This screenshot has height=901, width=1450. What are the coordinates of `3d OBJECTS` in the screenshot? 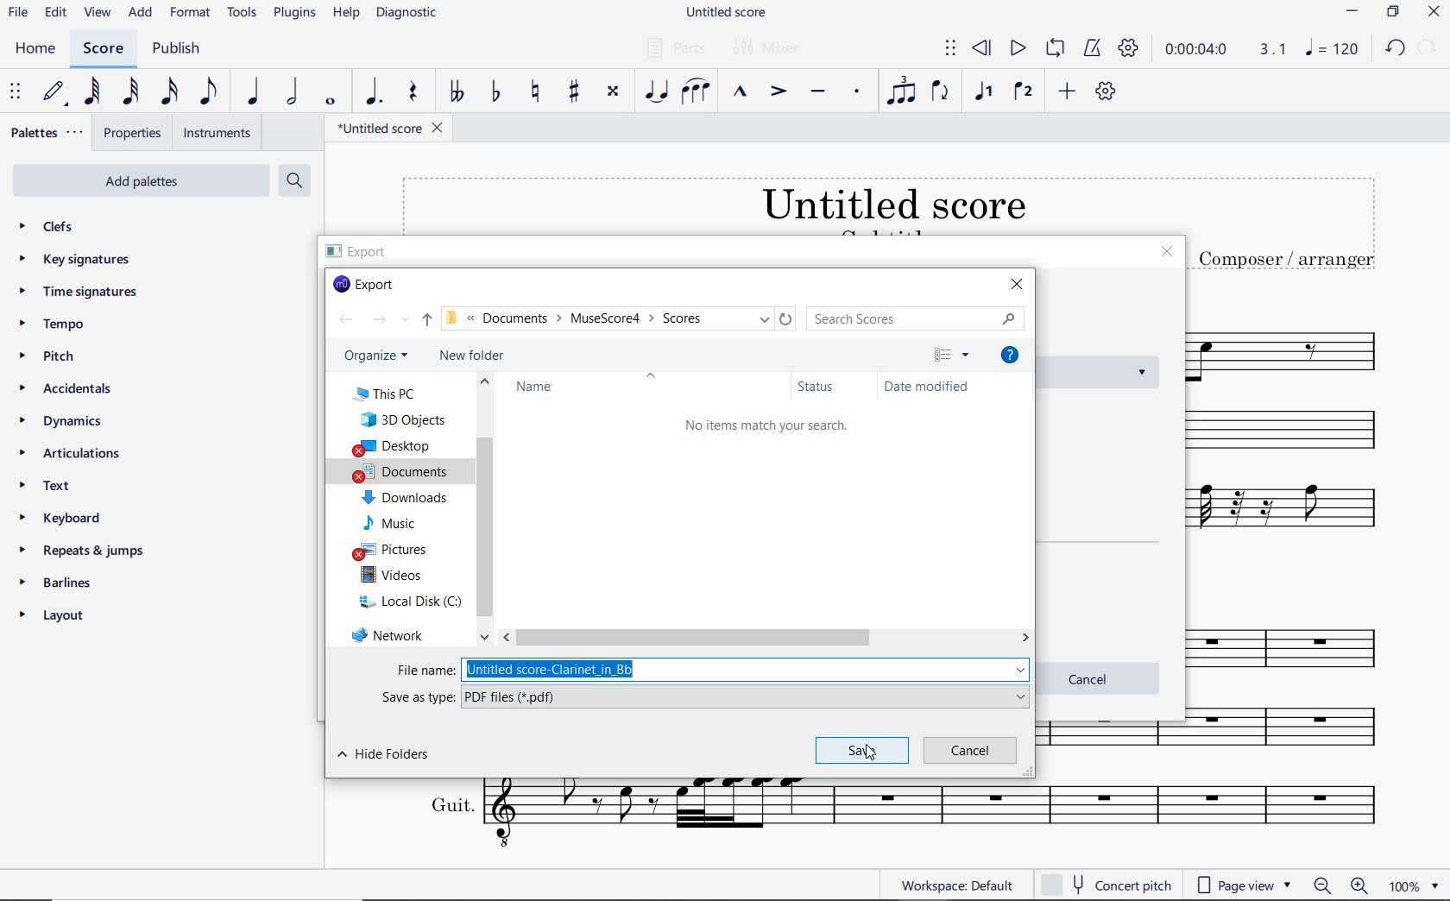 It's located at (407, 419).